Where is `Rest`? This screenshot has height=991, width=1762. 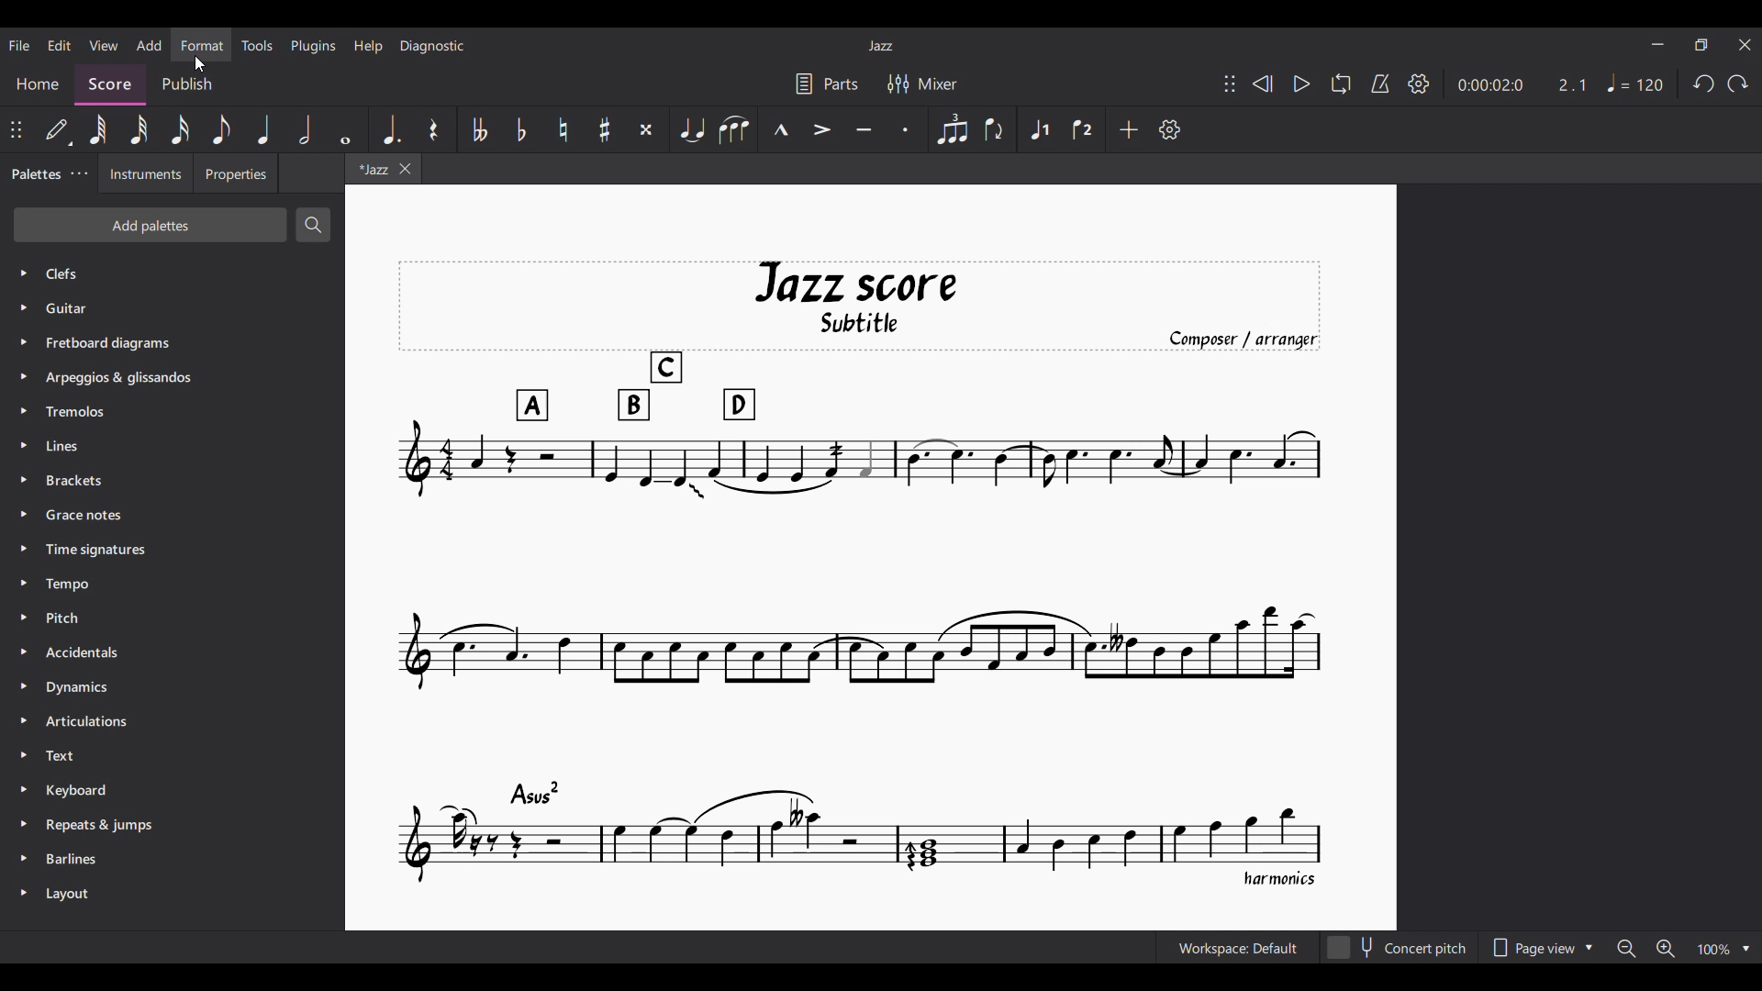
Rest is located at coordinates (434, 129).